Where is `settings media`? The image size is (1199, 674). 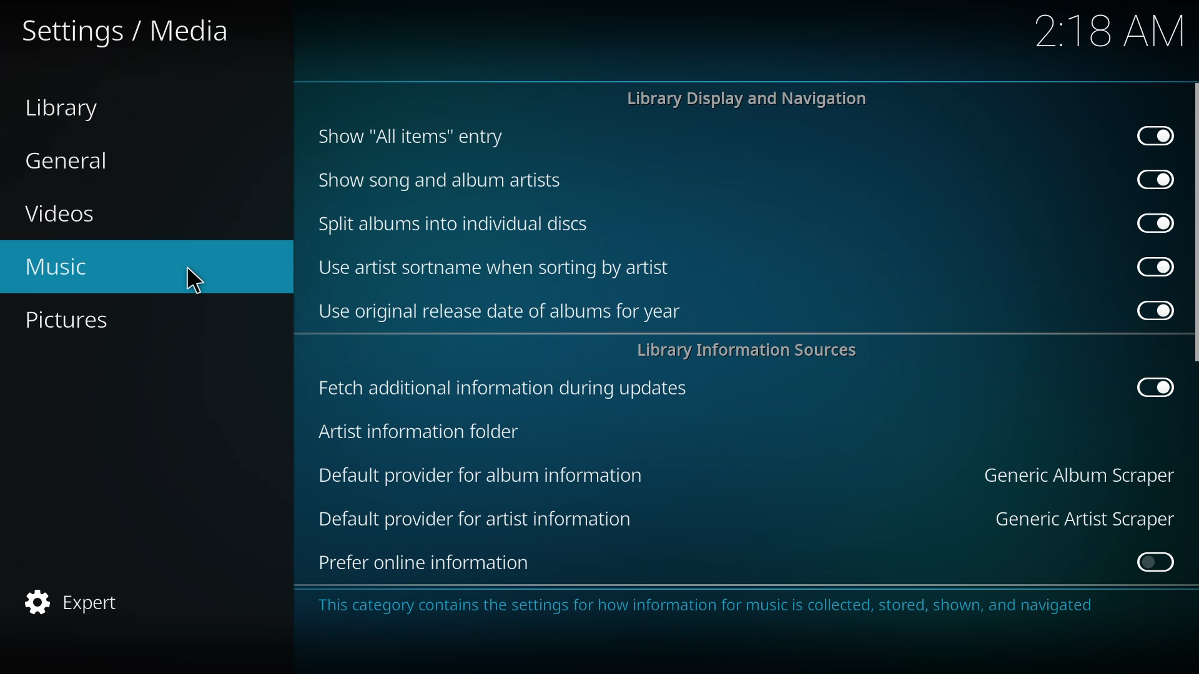 settings media is located at coordinates (130, 32).